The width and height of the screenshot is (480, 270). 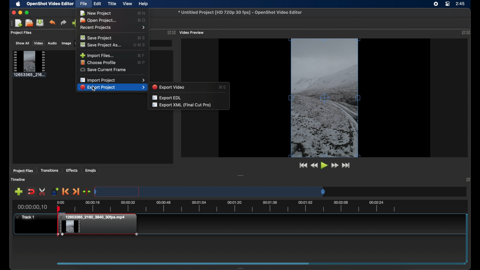 What do you see at coordinates (335, 165) in the screenshot?
I see `fast forward` at bounding box center [335, 165].